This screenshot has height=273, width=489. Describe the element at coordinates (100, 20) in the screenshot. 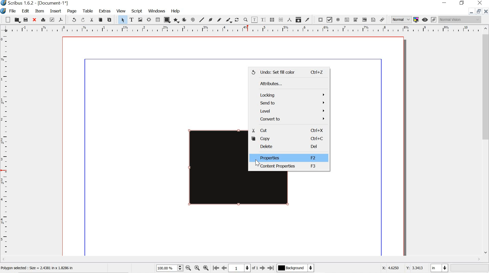

I see `copy` at that location.